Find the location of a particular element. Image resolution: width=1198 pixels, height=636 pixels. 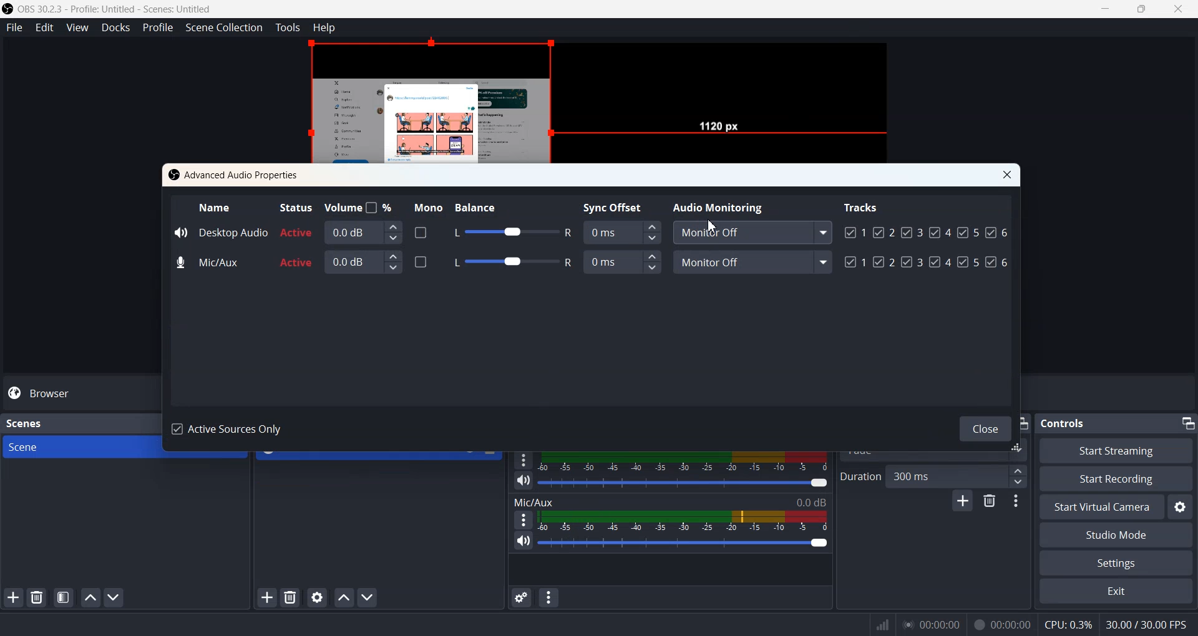

Settings is located at coordinates (1181, 507).